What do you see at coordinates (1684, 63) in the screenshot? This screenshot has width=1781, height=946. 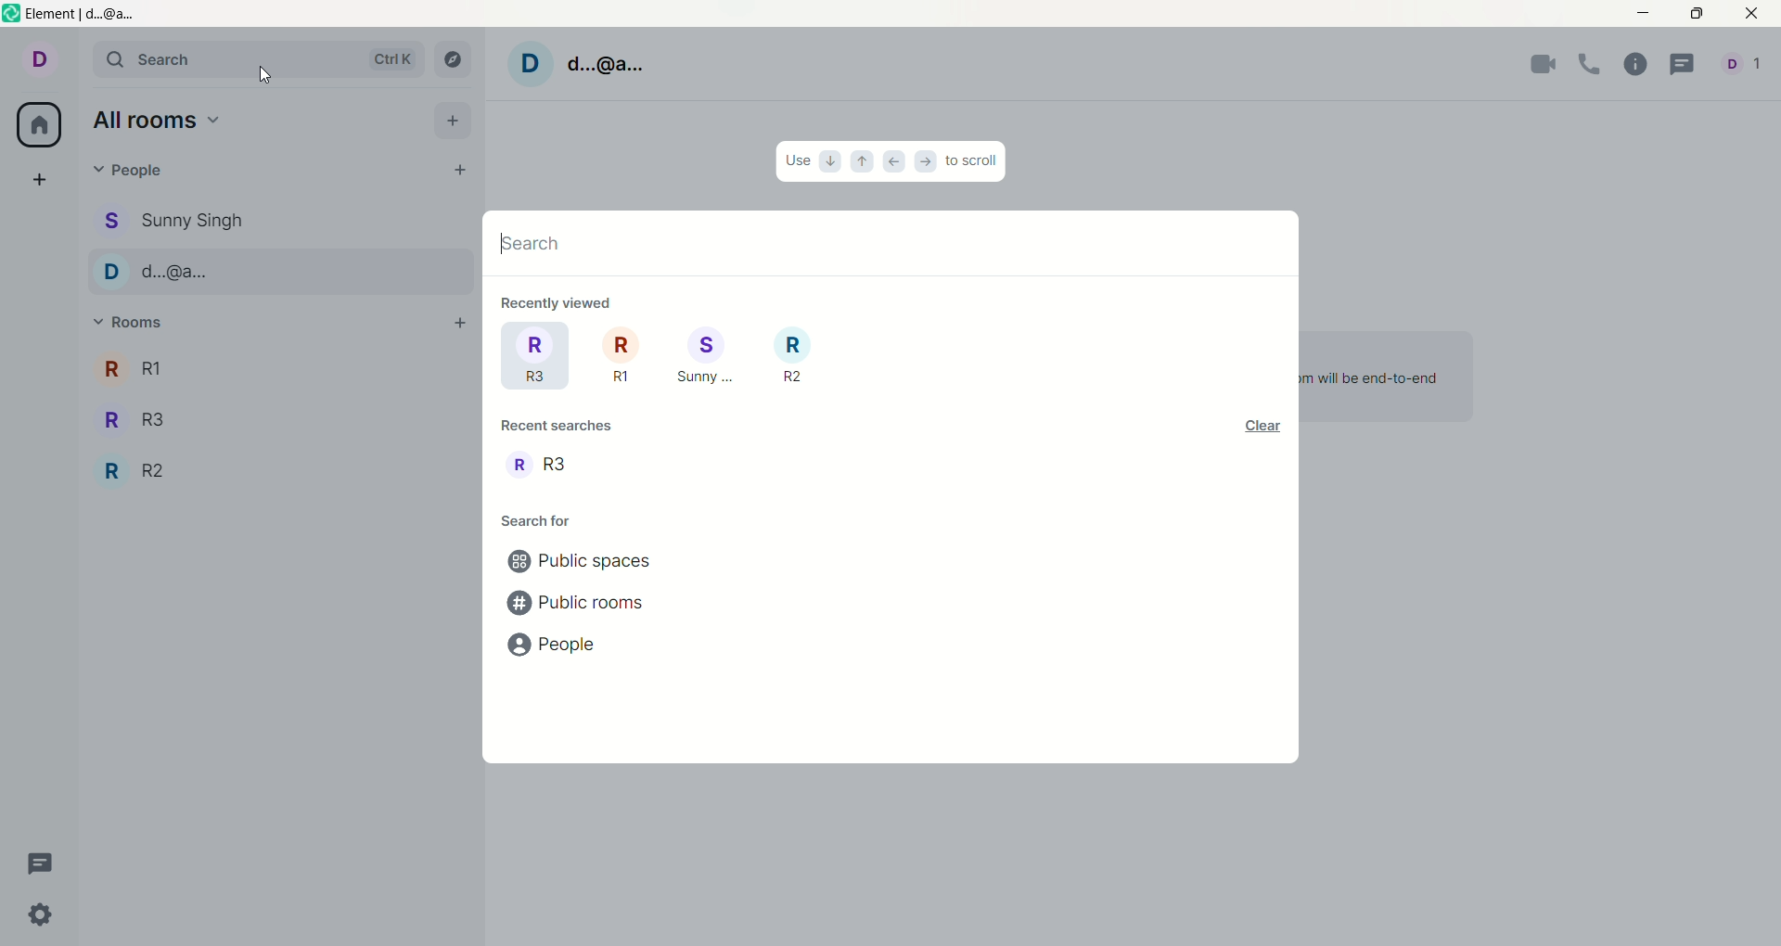 I see `threads` at bounding box center [1684, 63].